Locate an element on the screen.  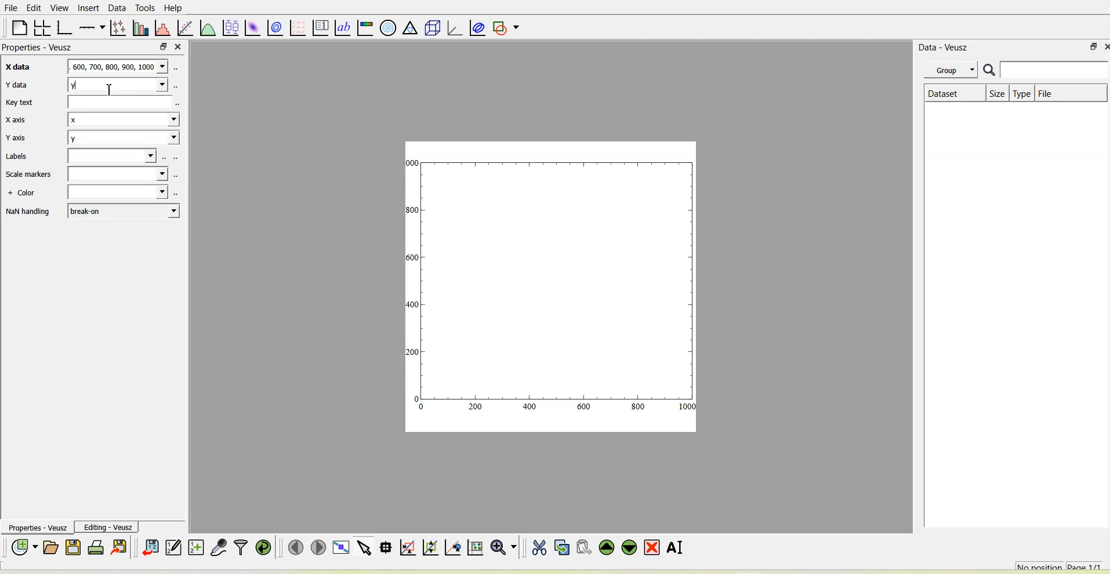
200 is located at coordinates (413, 351).